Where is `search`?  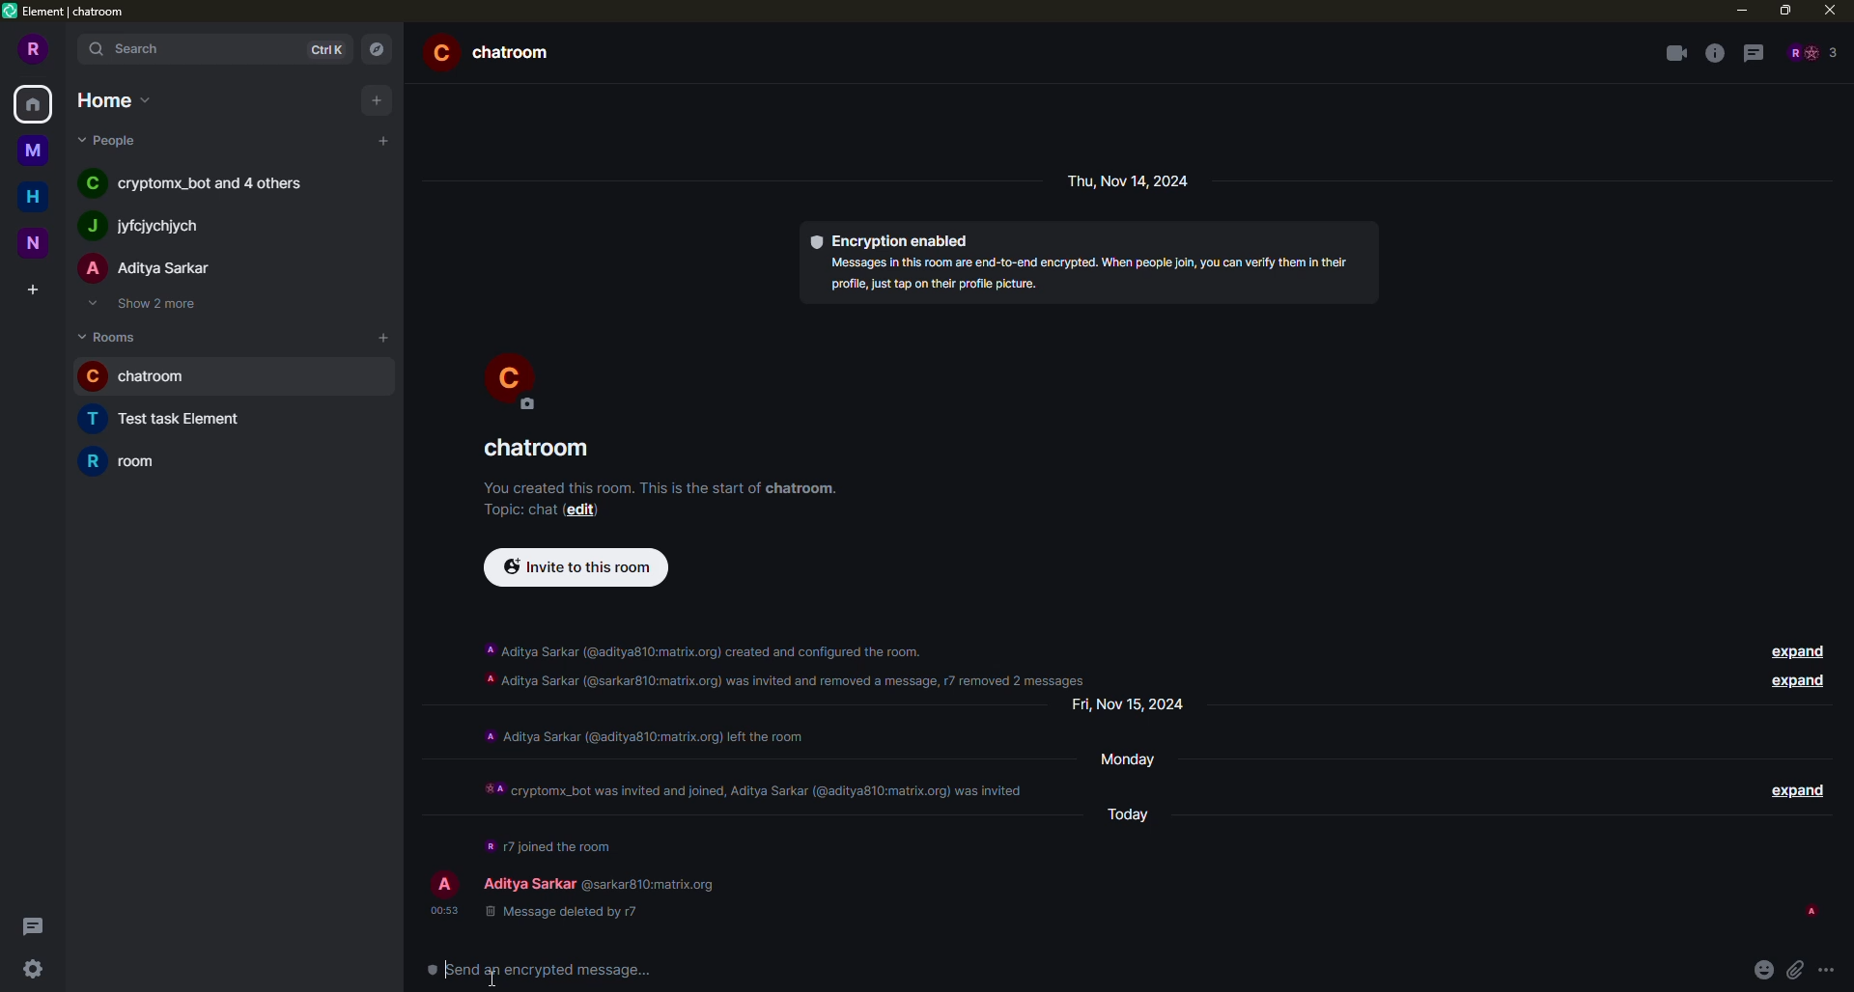
search is located at coordinates (127, 50).